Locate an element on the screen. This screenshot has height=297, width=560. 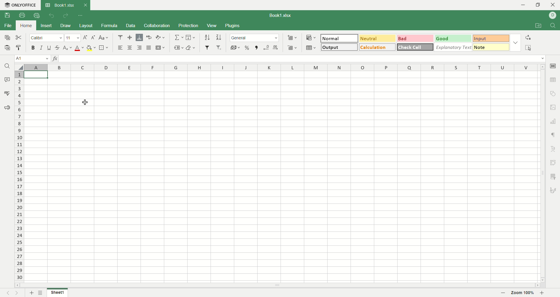
search is located at coordinates (8, 67).